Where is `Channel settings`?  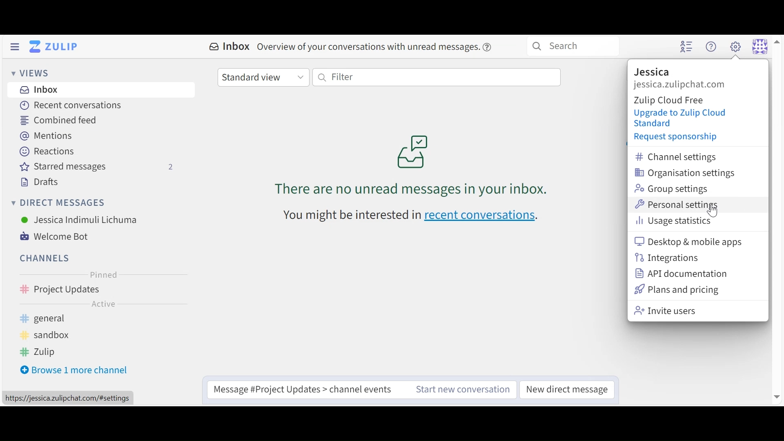
Channel settings is located at coordinates (676, 157).